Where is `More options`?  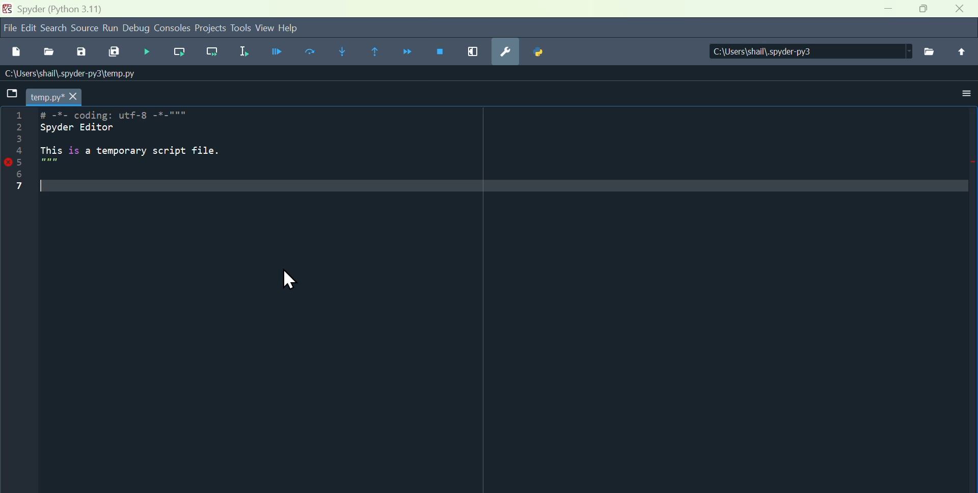 More options is located at coordinates (960, 97).